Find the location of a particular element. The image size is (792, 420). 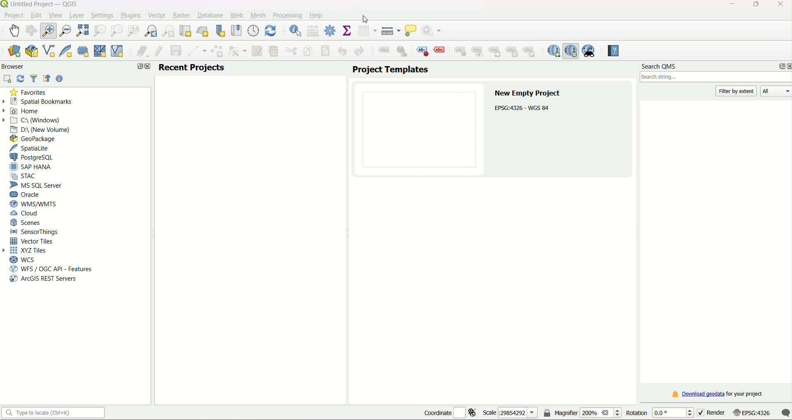

undo  is located at coordinates (343, 51).